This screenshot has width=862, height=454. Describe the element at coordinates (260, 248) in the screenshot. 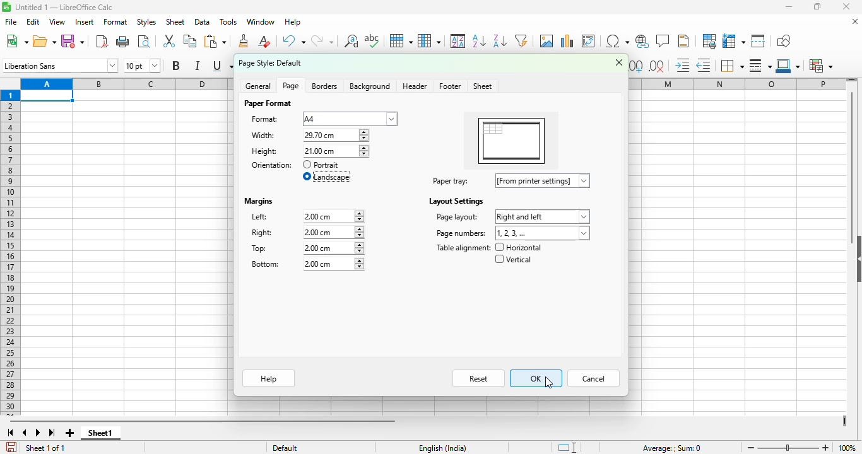

I see `top: ` at that location.